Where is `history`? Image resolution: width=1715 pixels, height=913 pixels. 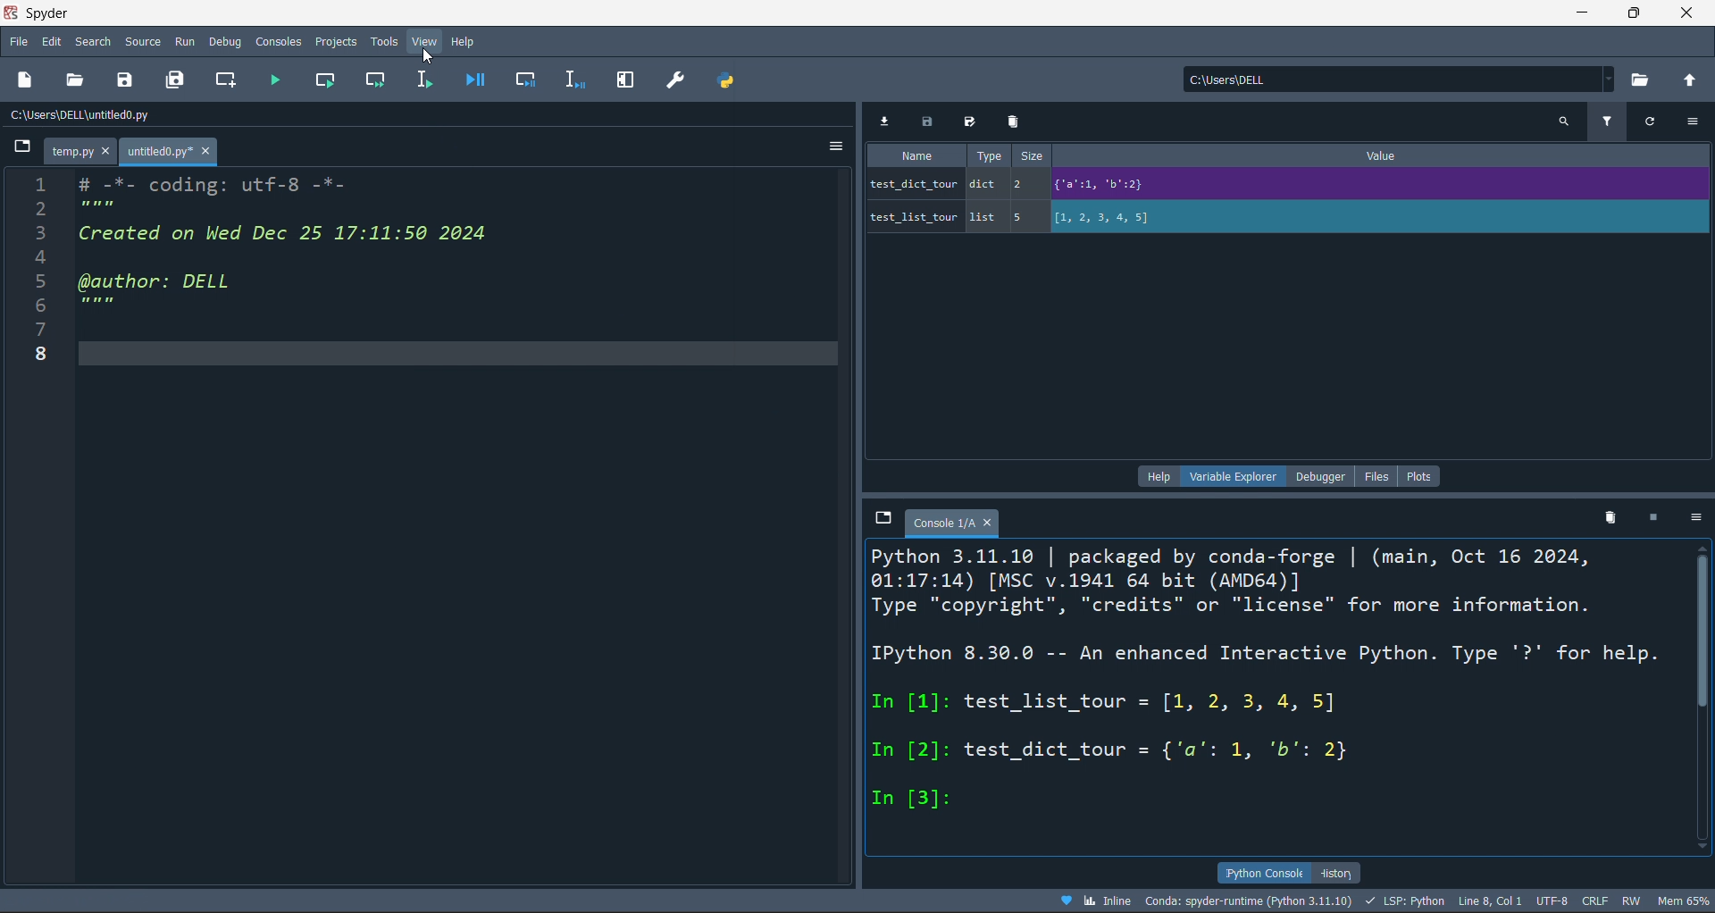
history is located at coordinates (1338, 873).